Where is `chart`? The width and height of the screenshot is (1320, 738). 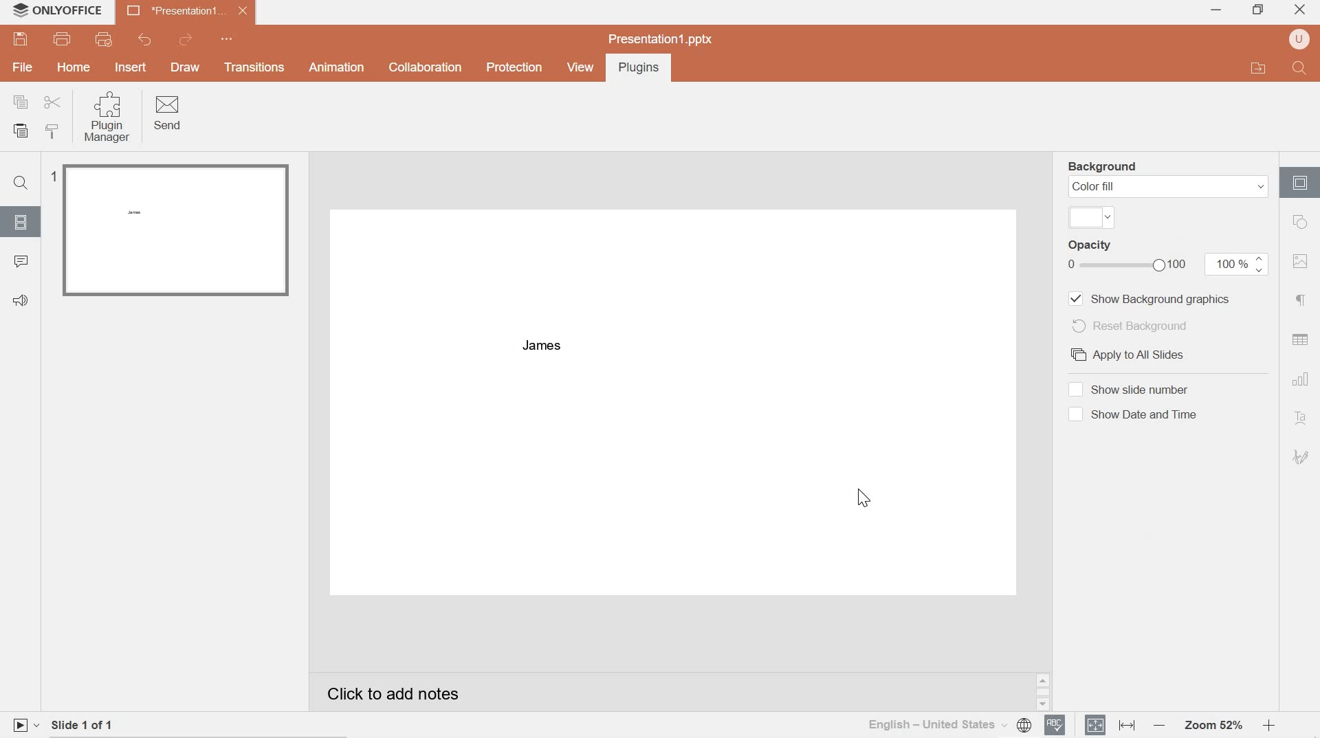 chart is located at coordinates (1300, 379).